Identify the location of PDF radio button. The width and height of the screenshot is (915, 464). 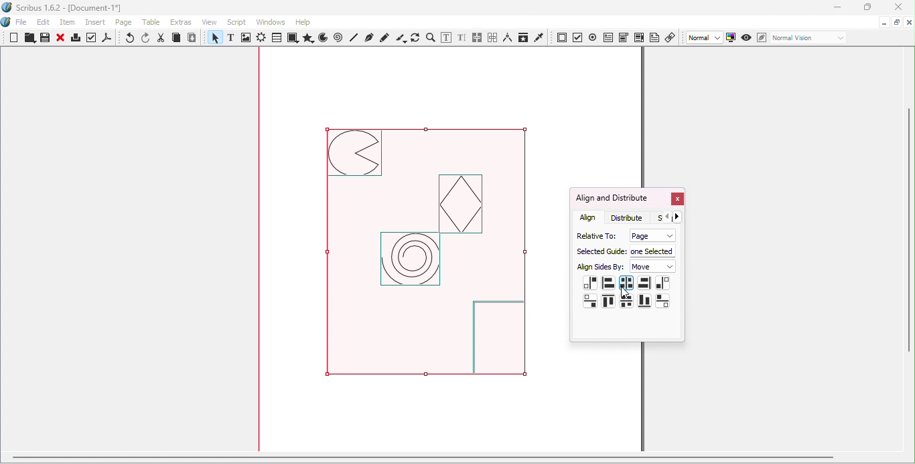
(593, 37).